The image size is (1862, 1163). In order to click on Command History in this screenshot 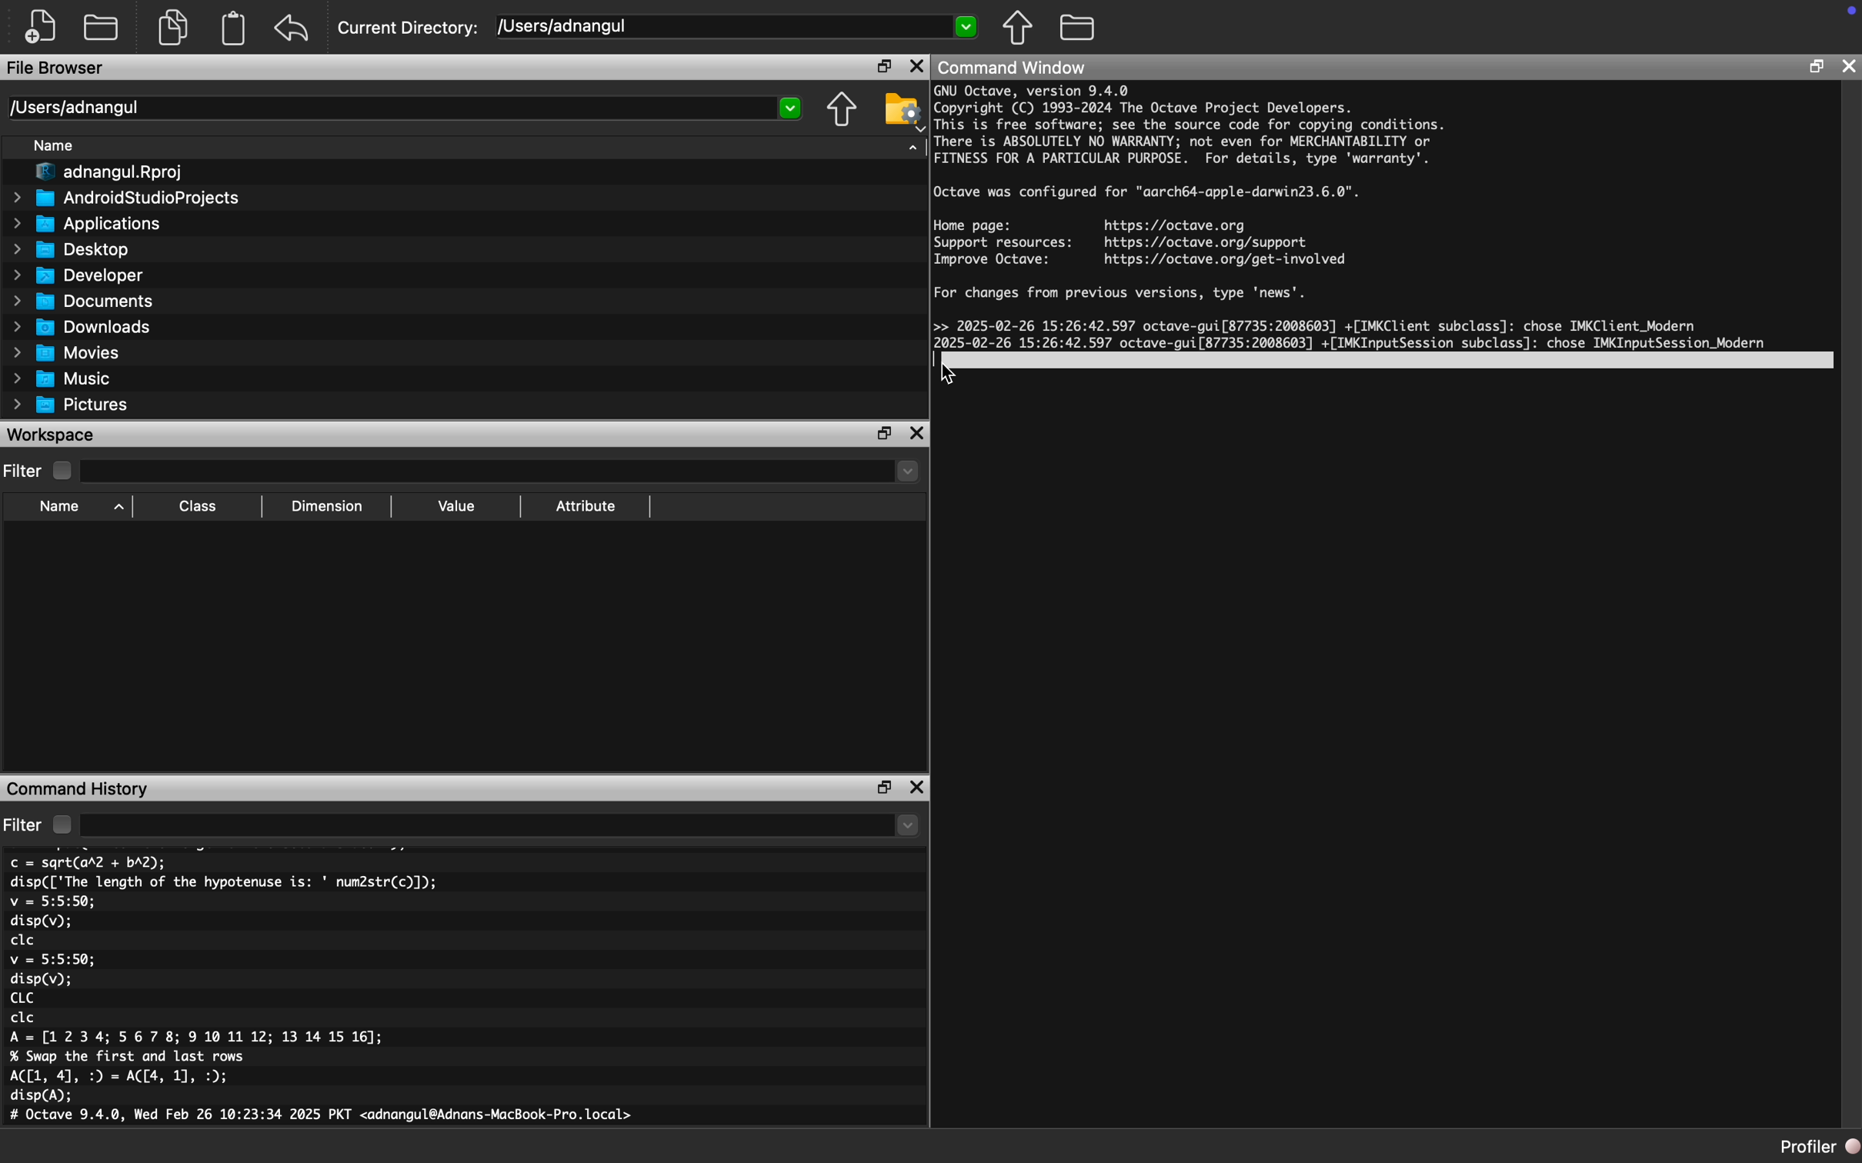, I will do `click(78, 788)`.